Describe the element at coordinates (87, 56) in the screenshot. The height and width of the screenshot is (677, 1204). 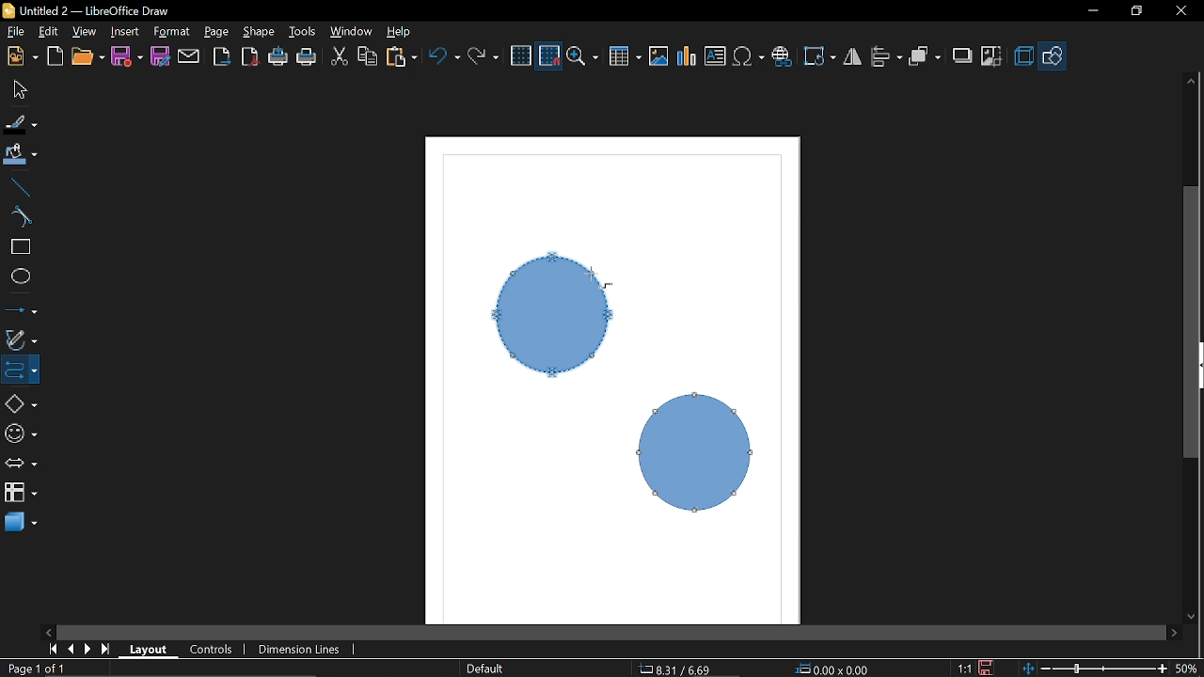
I see `Open` at that location.